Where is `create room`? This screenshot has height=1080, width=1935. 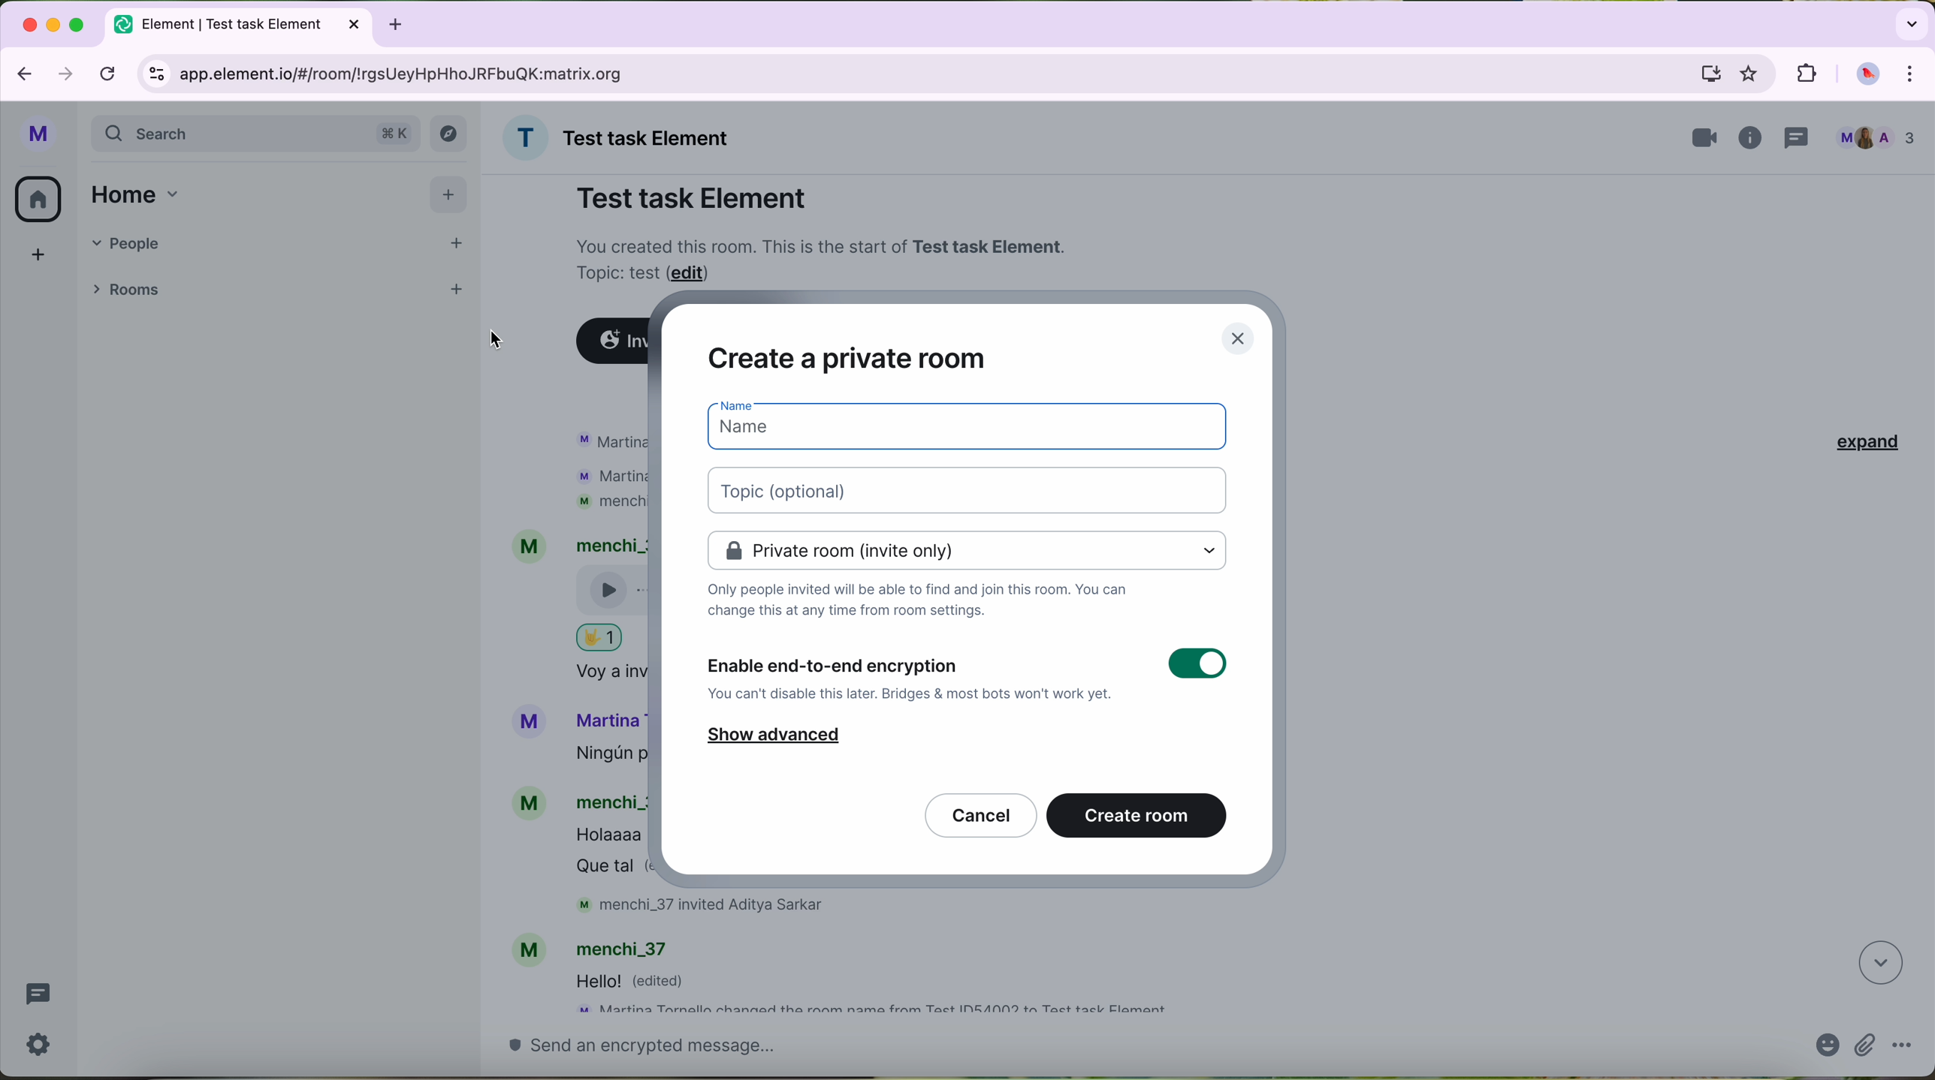
create room is located at coordinates (1138, 814).